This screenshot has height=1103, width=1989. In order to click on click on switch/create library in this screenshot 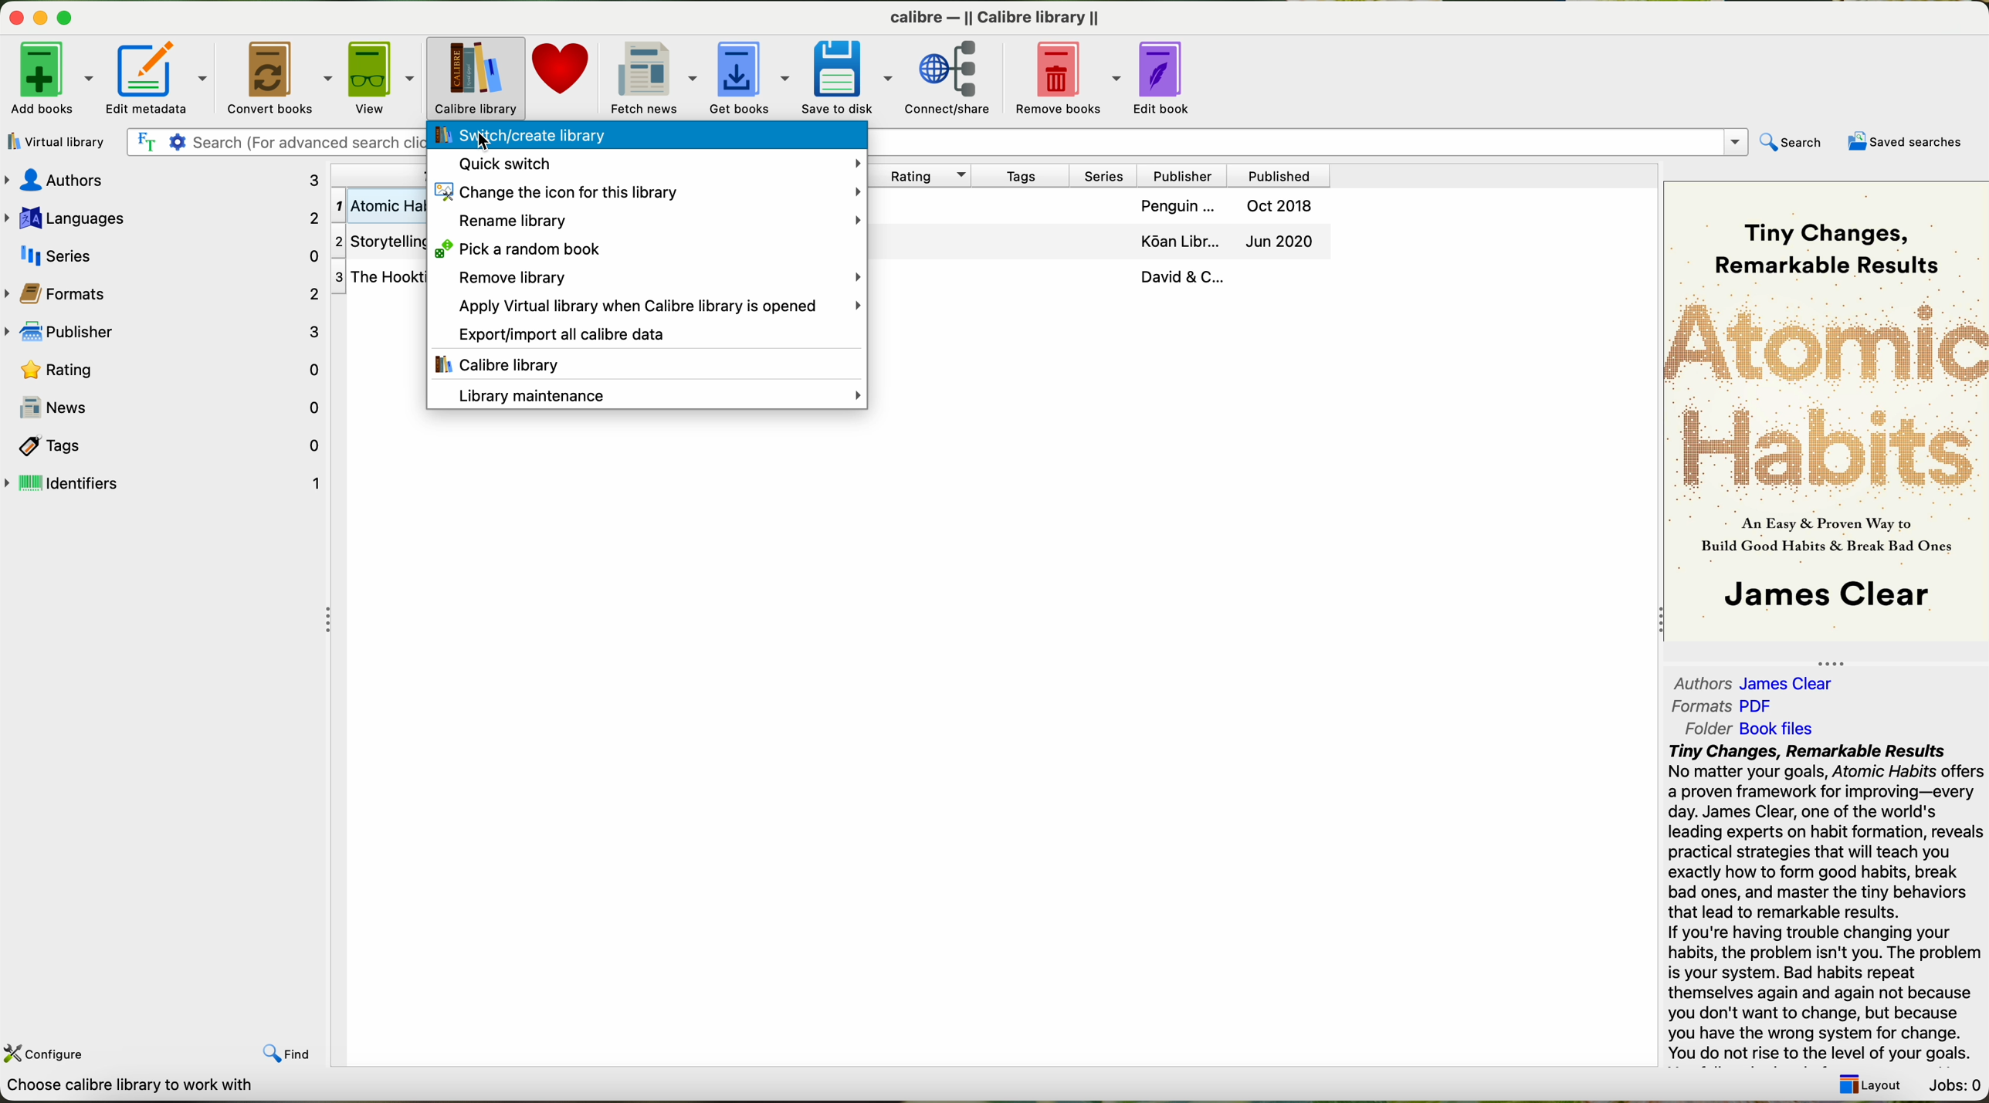, I will do `click(646, 136)`.